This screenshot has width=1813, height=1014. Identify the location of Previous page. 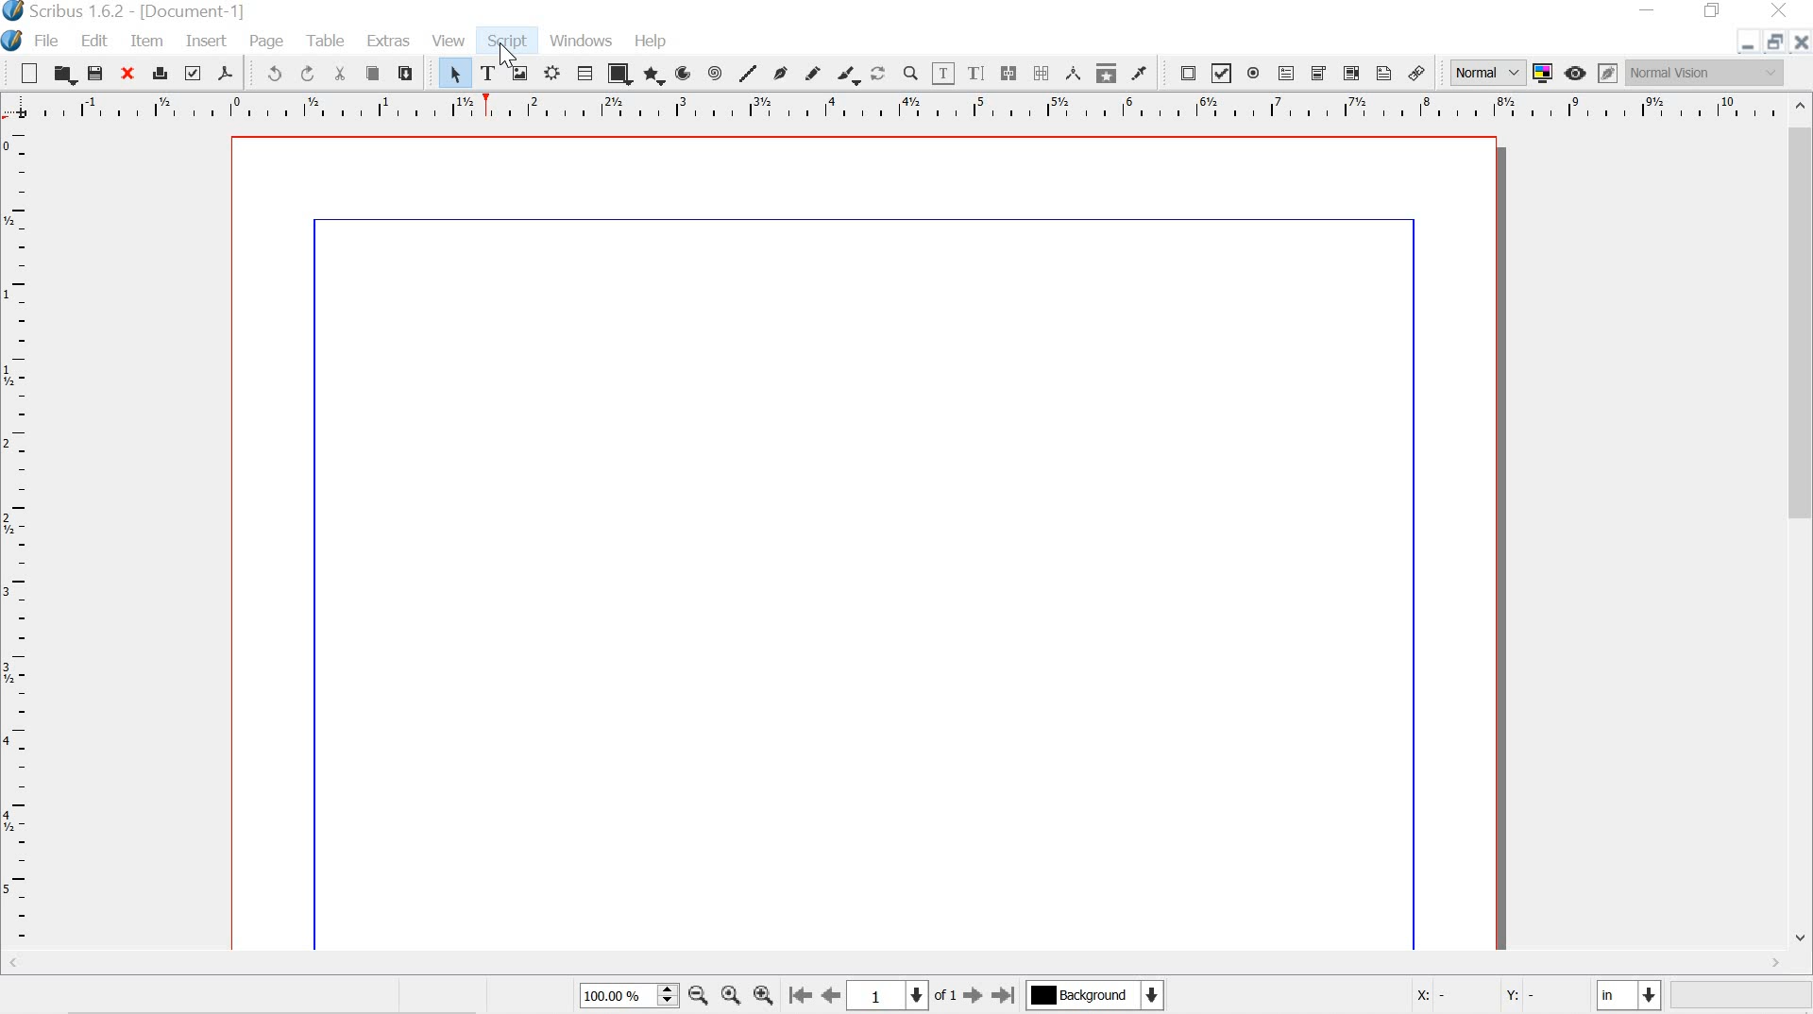
(830, 993).